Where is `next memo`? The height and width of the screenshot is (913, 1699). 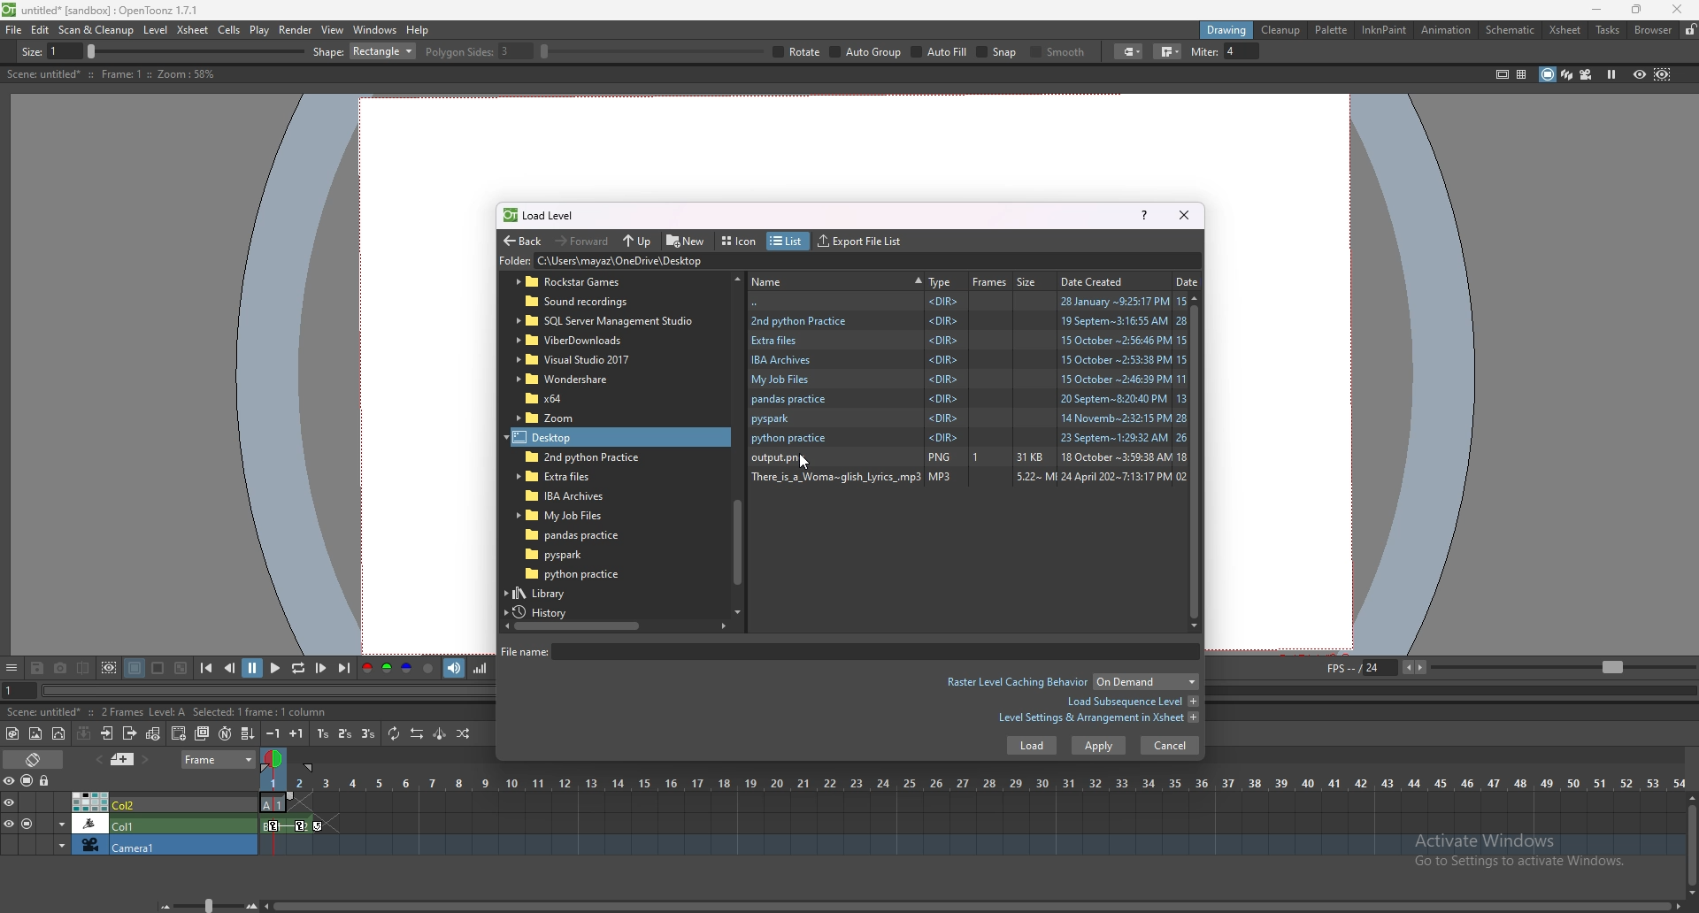
next memo is located at coordinates (147, 760).